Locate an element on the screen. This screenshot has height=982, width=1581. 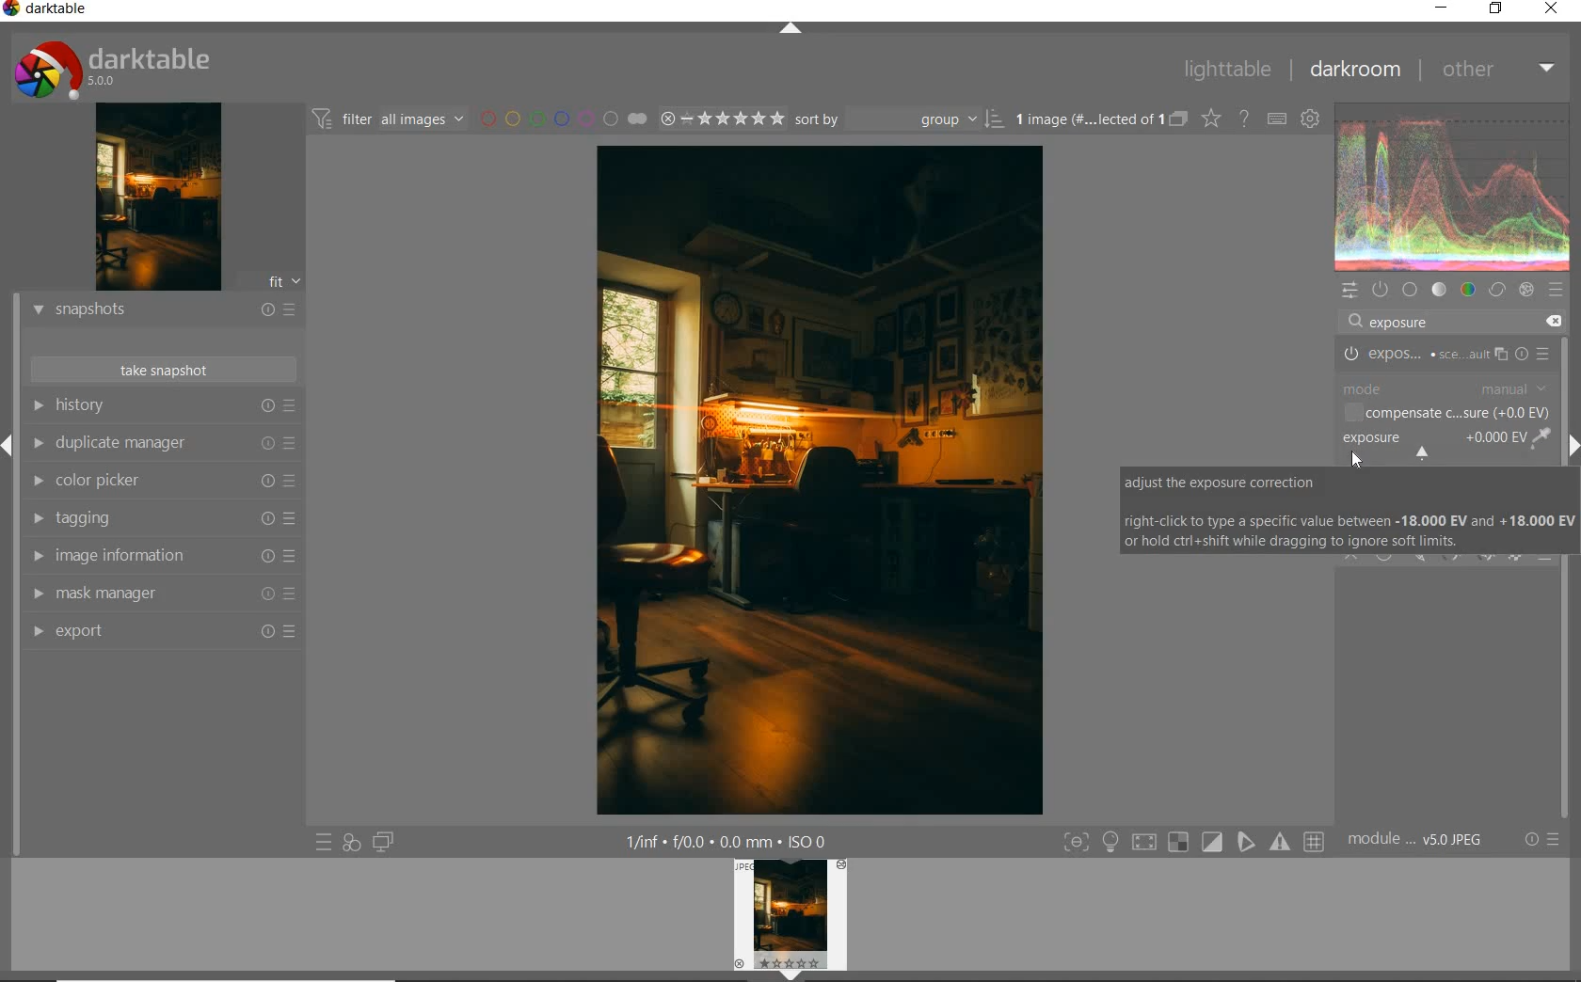
quick access to presets is located at coordinates (320, 842).